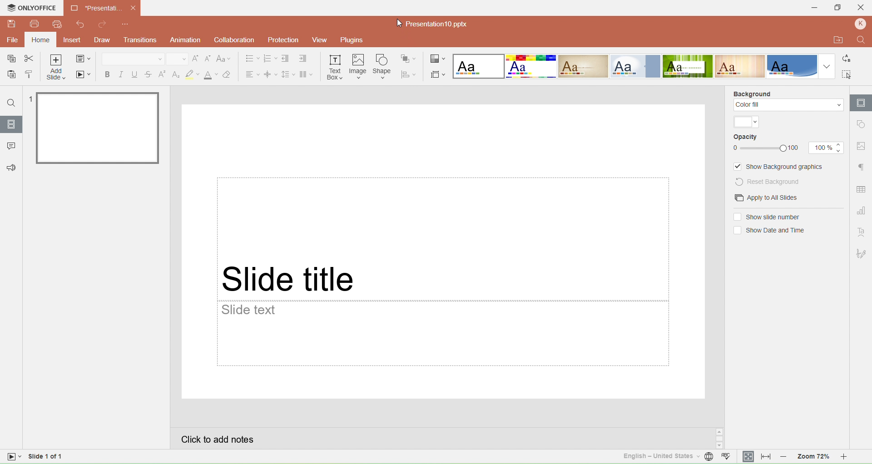 The width and height of the screenshot is (872, 464). Describe the element at coordinates (318, 41) in the screenshot. I see `View` at that location.